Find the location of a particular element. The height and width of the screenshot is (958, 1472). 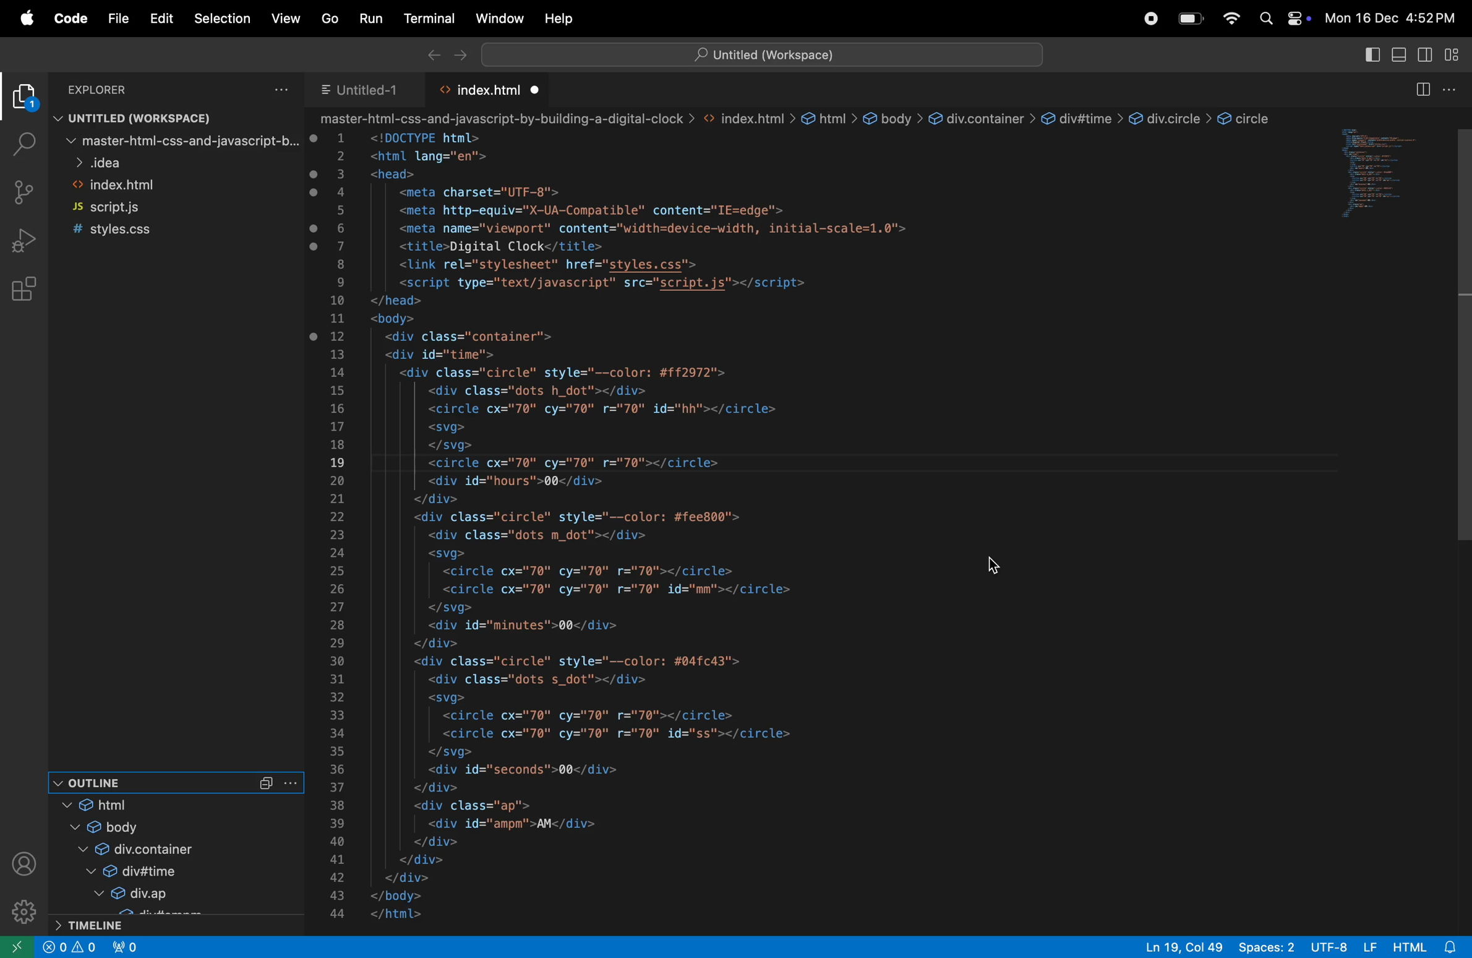

style css is located at coordinates (154, 230).